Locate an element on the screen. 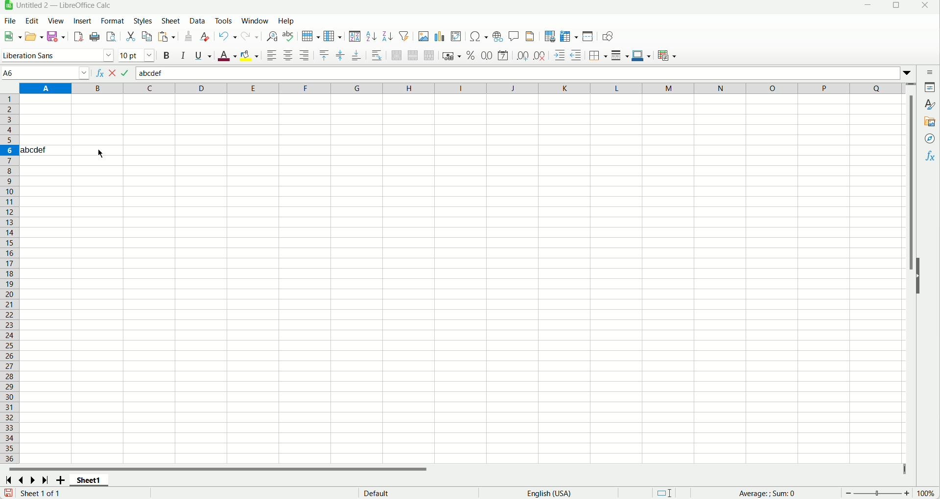 The width and height of the screenshot is (940, 499). open is located at coordinates (35, 36).